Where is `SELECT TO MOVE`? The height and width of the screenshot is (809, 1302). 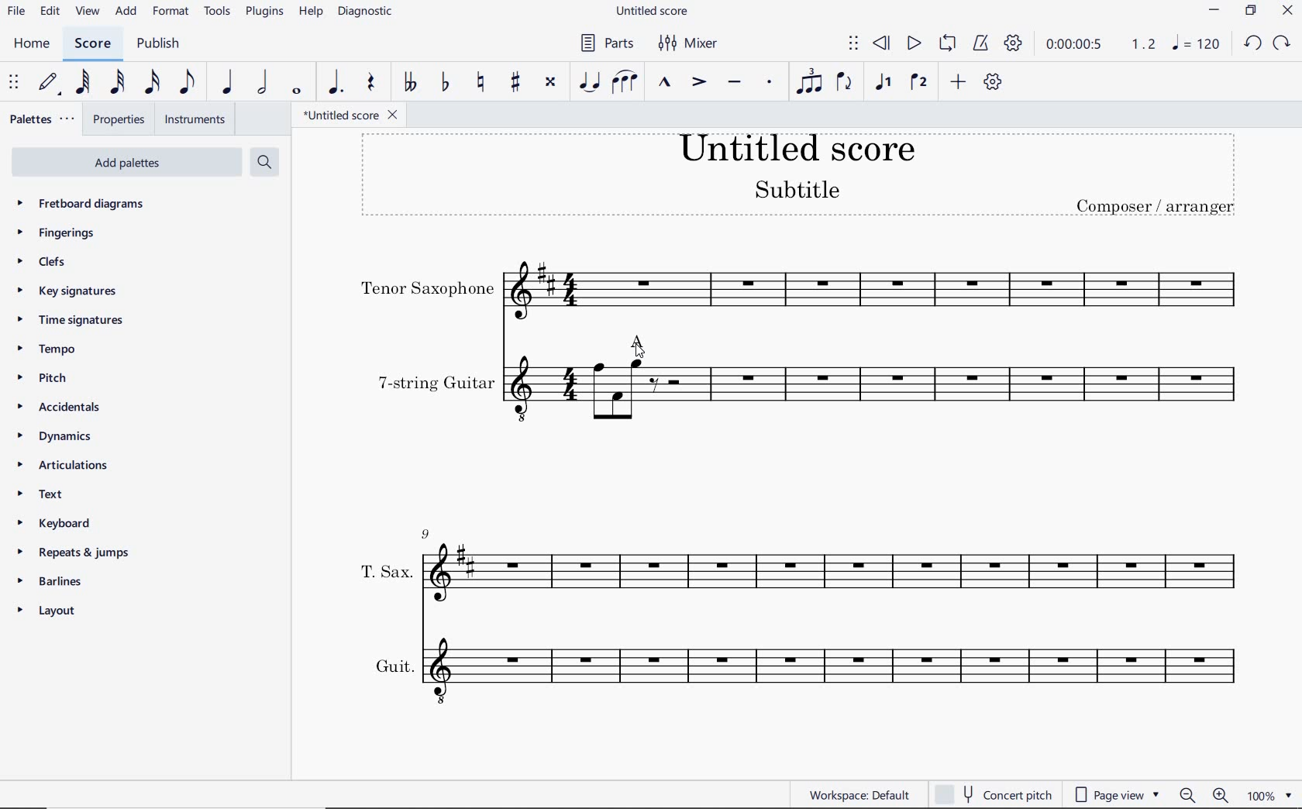 SELECT TO MOVE is located at coordinates (853, 44).